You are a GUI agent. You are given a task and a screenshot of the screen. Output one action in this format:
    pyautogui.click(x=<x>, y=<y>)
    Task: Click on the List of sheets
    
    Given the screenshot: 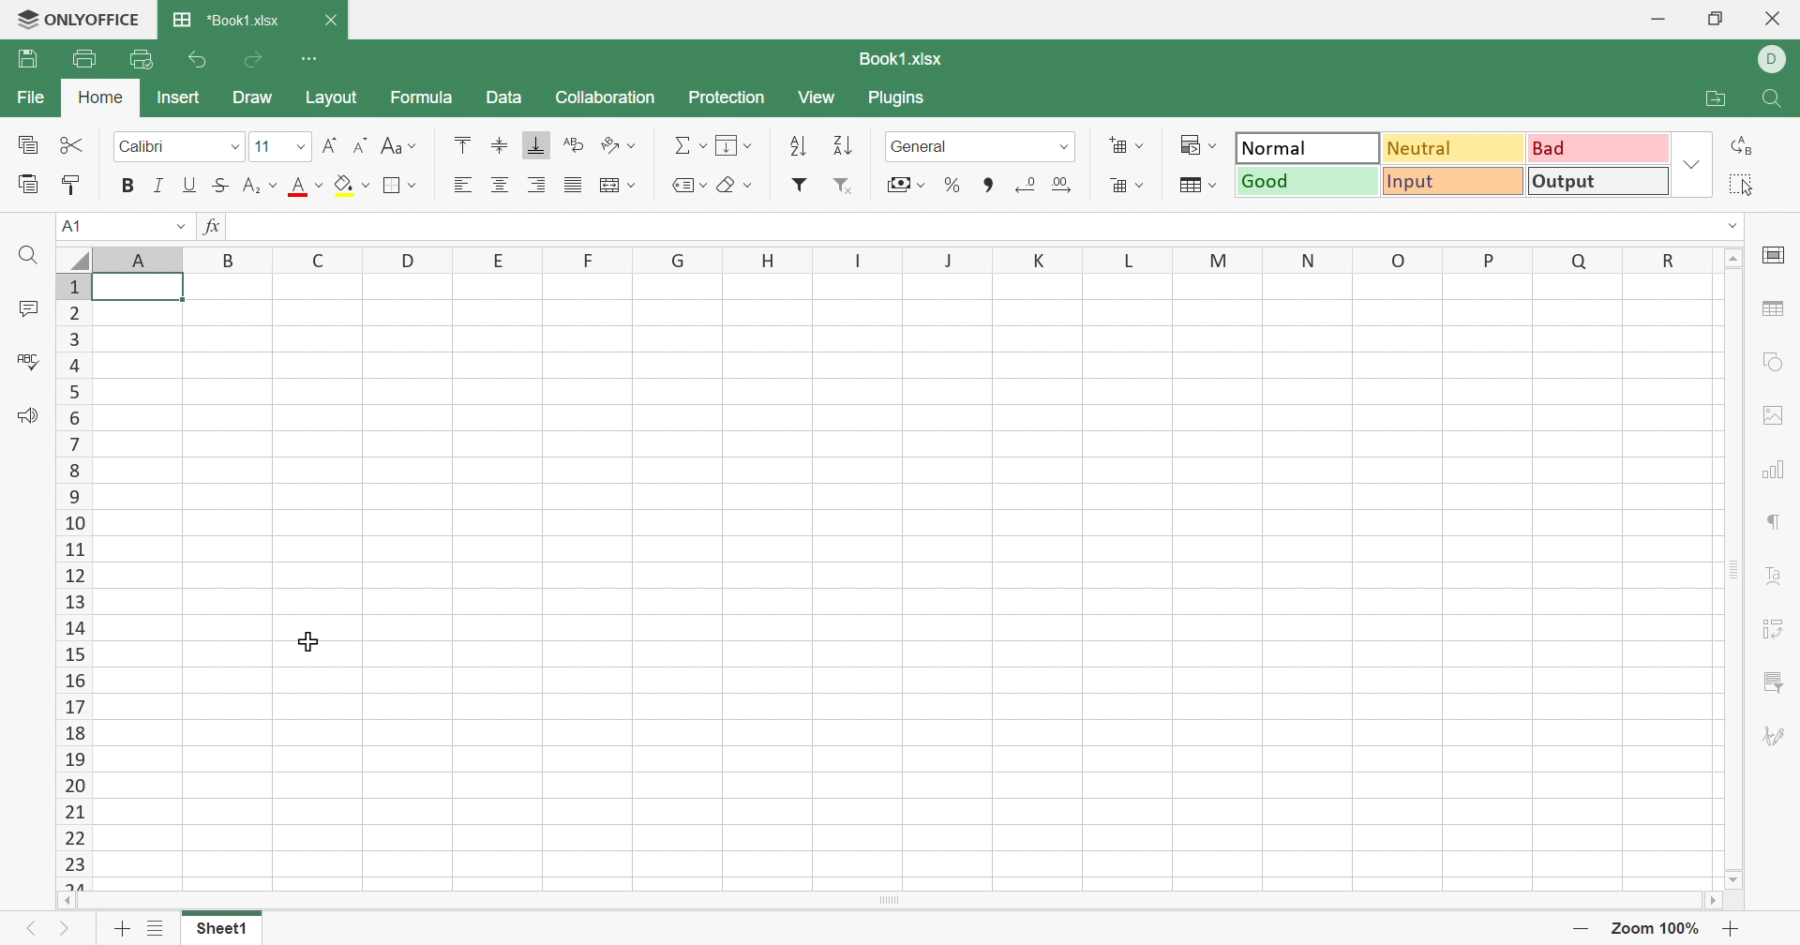 What is the action you would take?
    pyautogui.click(x=157, y=924)
    